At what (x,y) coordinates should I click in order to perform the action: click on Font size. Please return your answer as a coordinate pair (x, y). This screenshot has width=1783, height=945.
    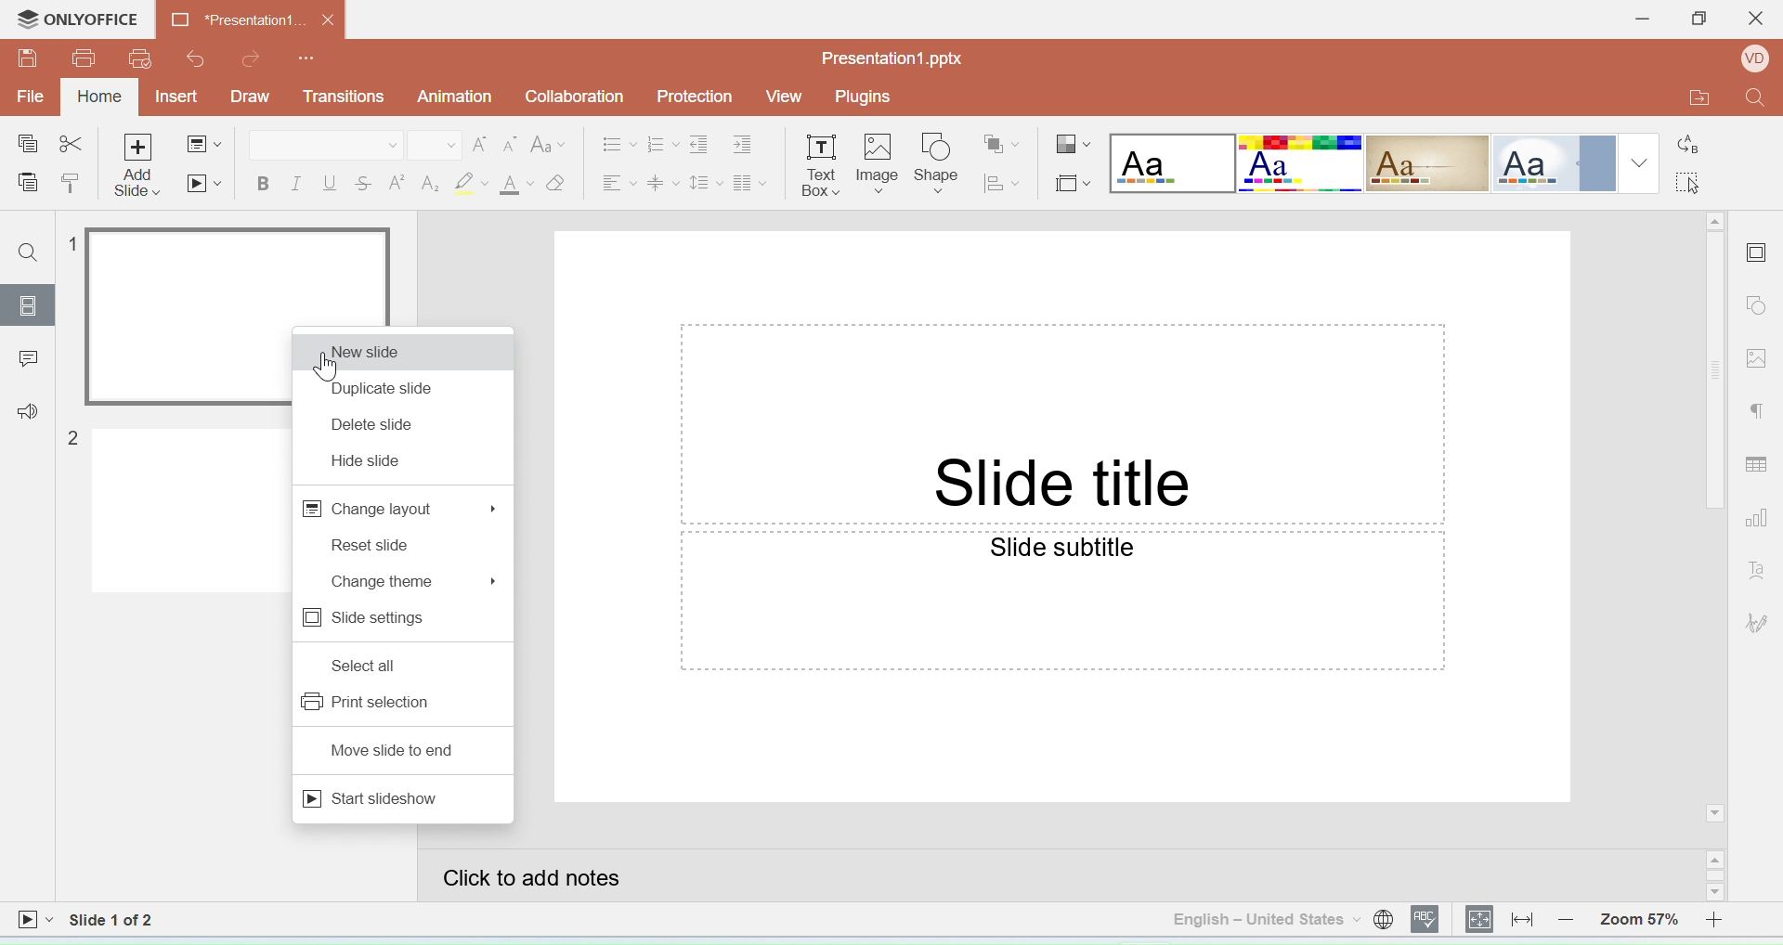
    Looking at the image, I should click on (435, 146).